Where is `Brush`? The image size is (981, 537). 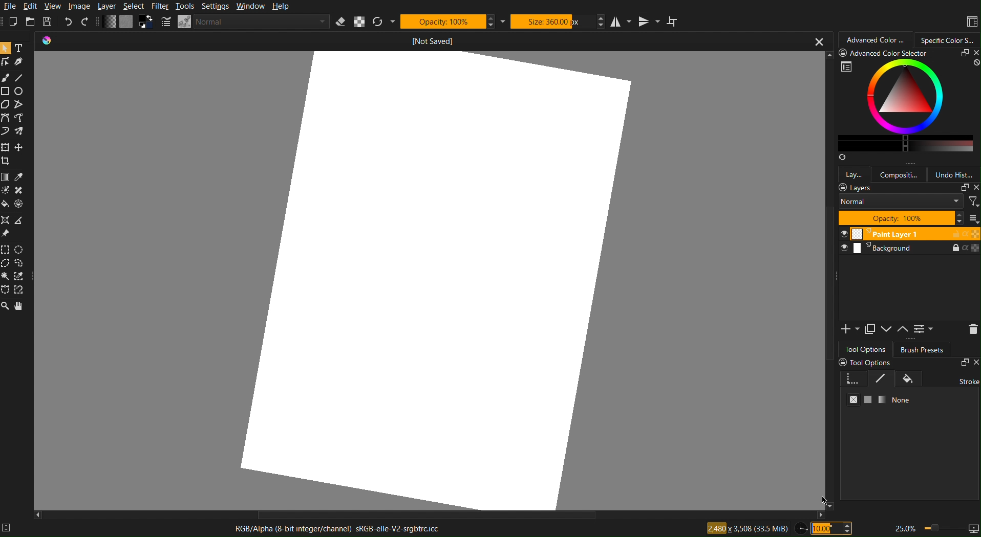
Brush is located at coordinates (6, 76).